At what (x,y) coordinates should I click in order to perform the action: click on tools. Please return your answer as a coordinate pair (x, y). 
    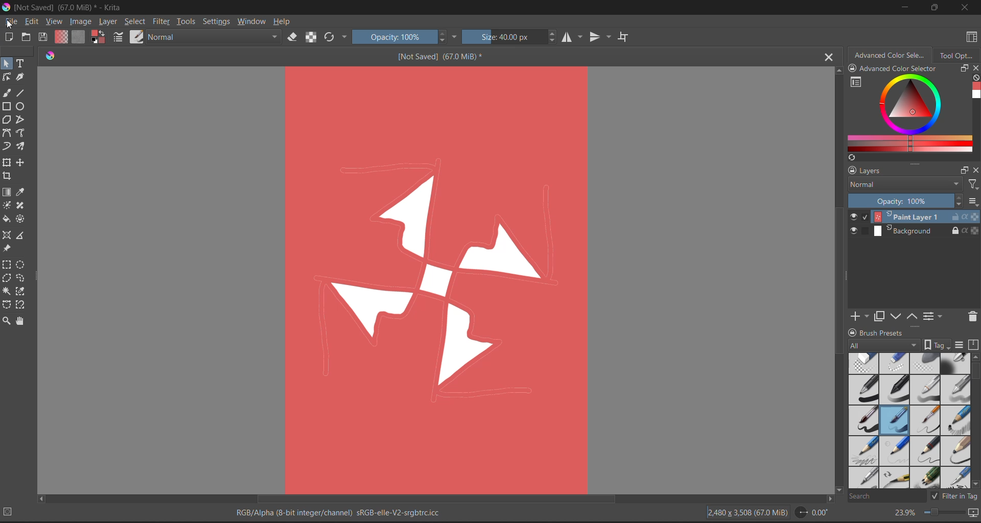
    Looking at the image, I should click on (21, 205).